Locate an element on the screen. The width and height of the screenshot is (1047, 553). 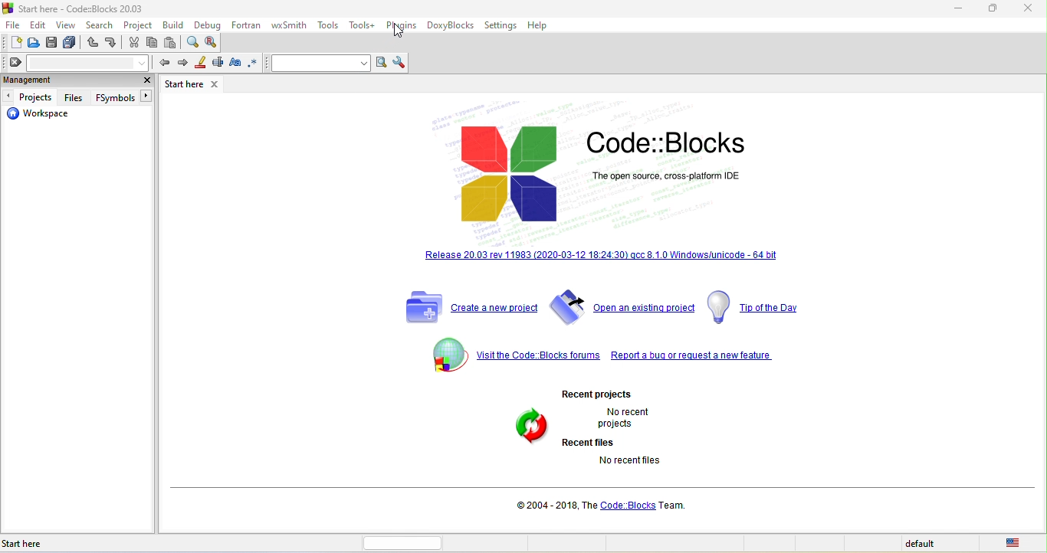
plugins is located at coordinates (403, 26).